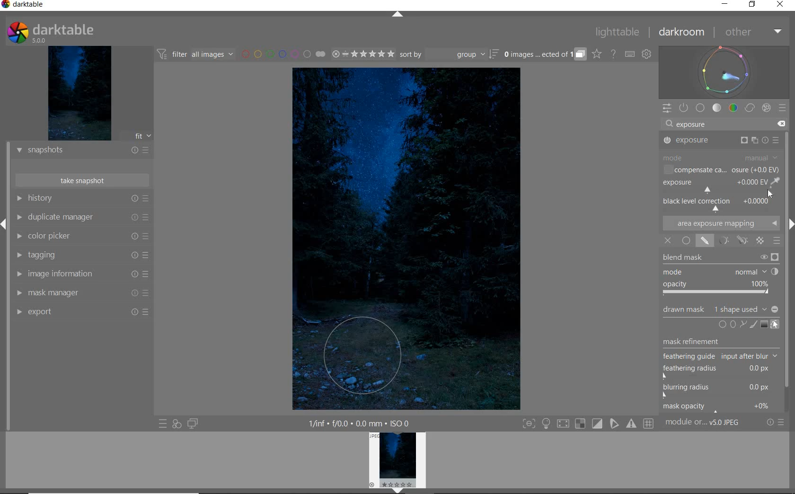  What do you see at coordinates (613, 54) in the screenshot?
I see `HELP ONLINE` at bounding box center [613, 54].